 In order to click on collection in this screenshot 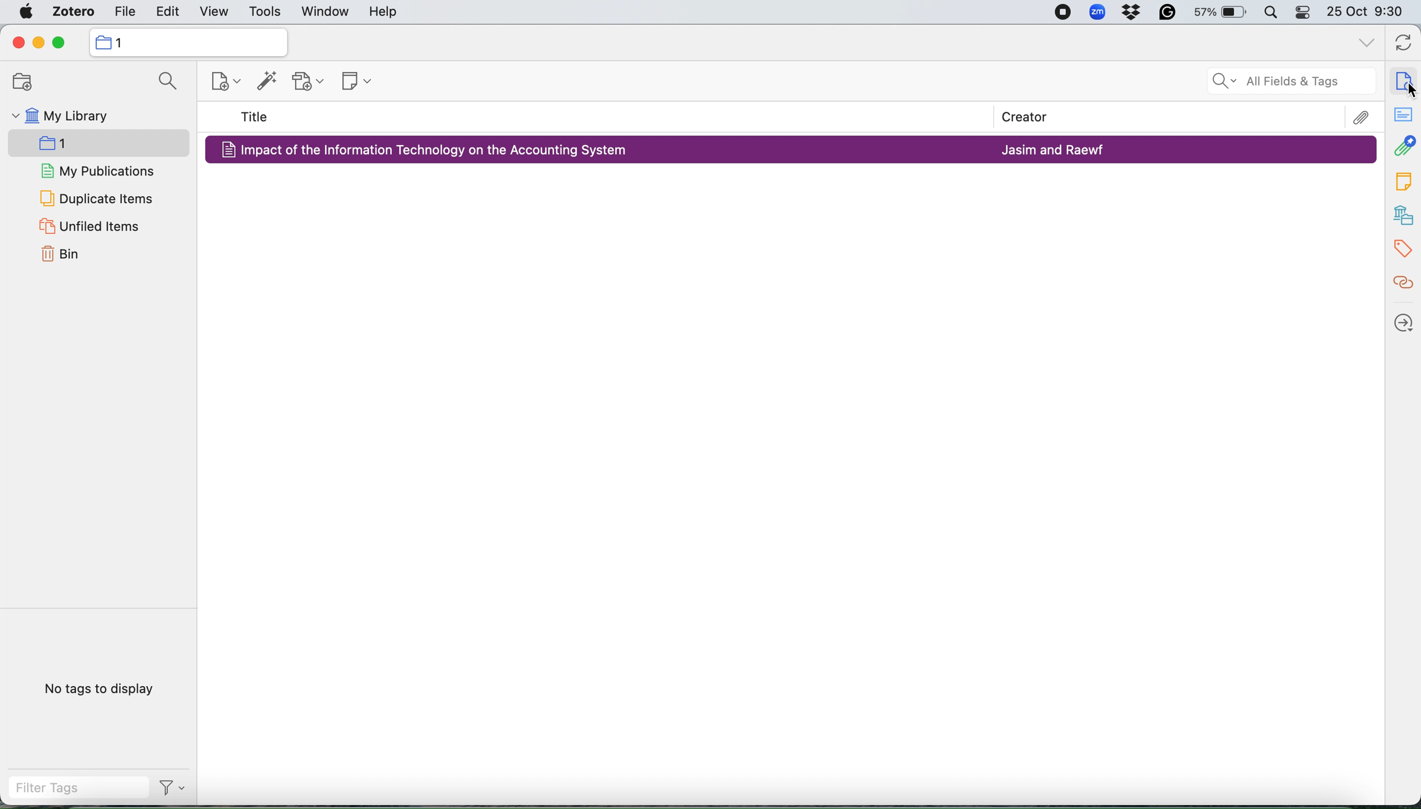, I will do `click(188, 42)`.